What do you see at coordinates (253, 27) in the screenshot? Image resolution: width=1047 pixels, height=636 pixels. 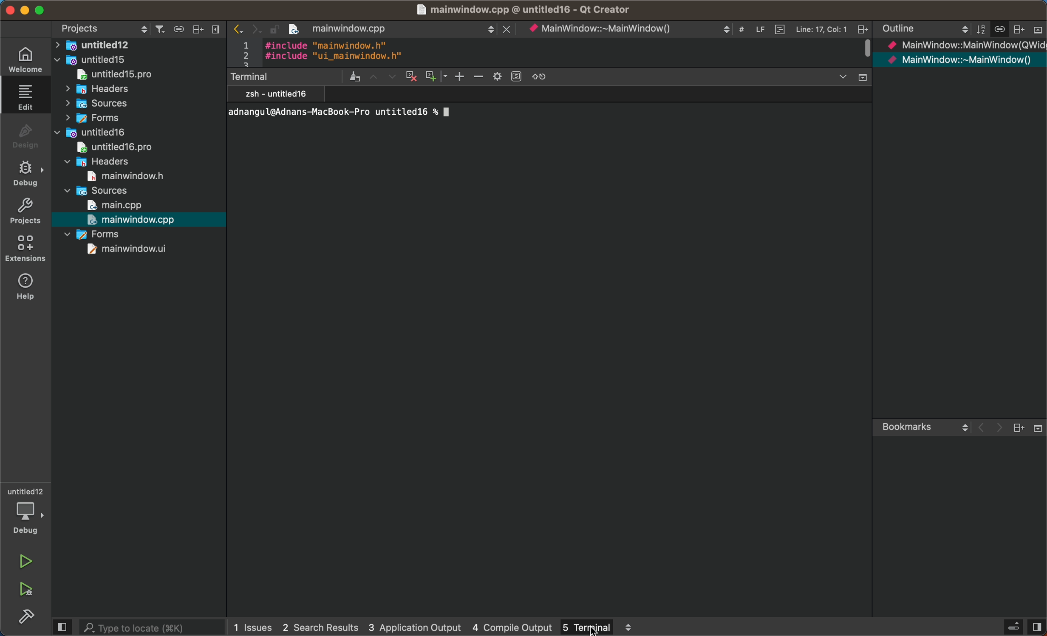 I see `next` at bounding box center [253, 27].